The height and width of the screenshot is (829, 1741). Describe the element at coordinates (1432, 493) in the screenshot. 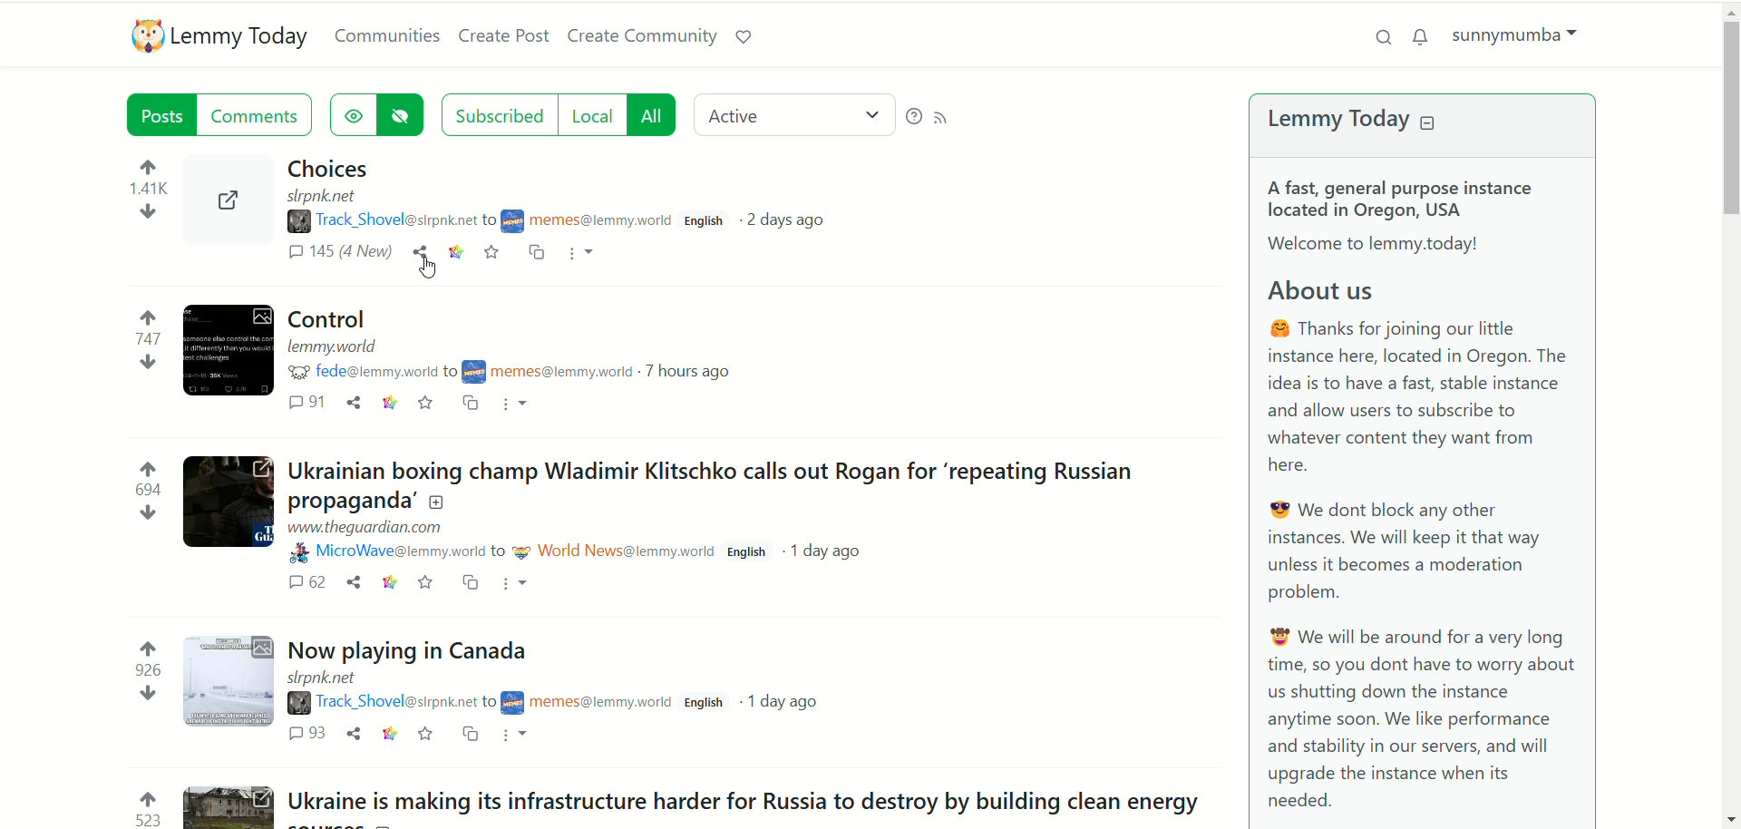

I see `A brief text about Lemmy Today` at that location.